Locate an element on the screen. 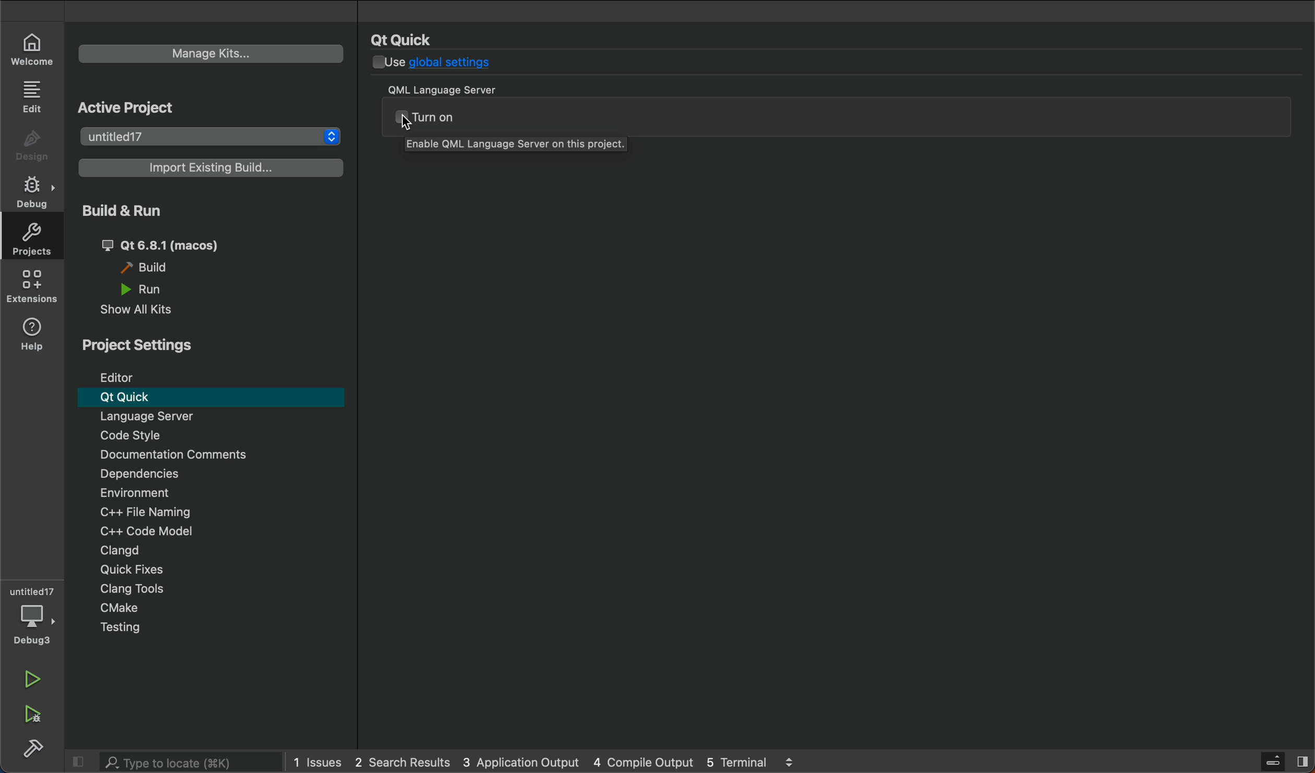  c++ file naming is located at coordinates (217, 512).